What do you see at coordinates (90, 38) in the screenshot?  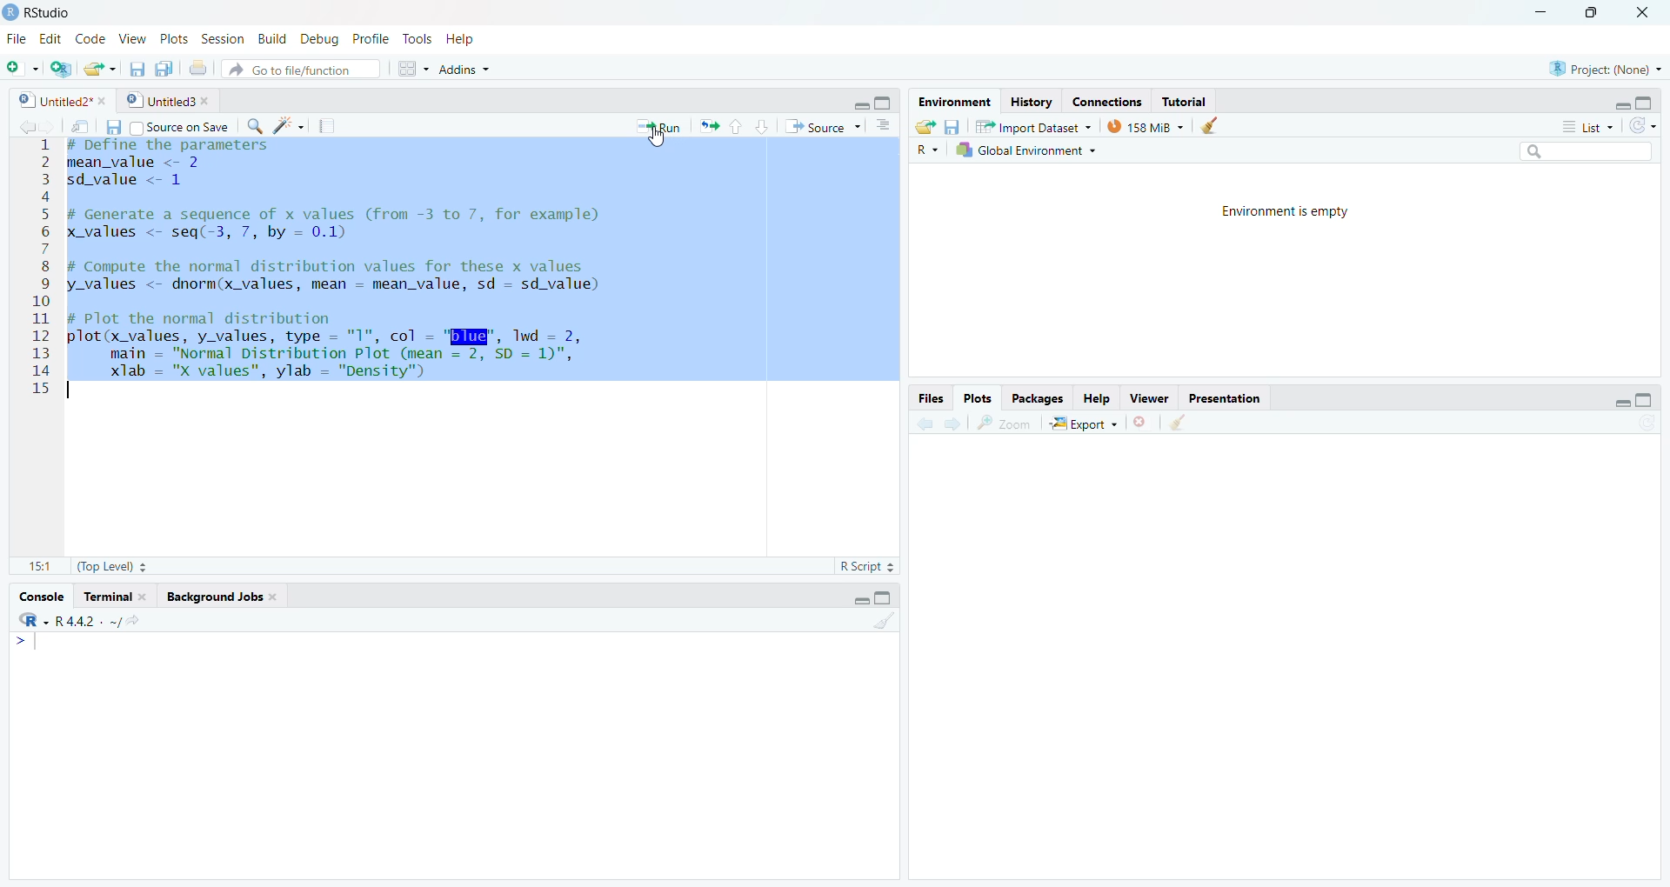 I see `Code` at bounding box center [90, 38].